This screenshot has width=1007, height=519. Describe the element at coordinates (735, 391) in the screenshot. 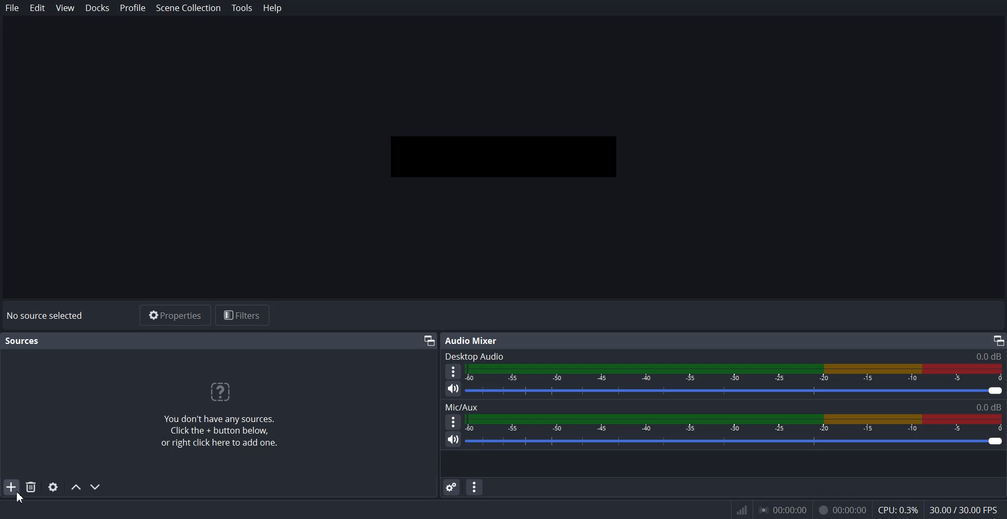

I see `Volume level adjuster` at that location.